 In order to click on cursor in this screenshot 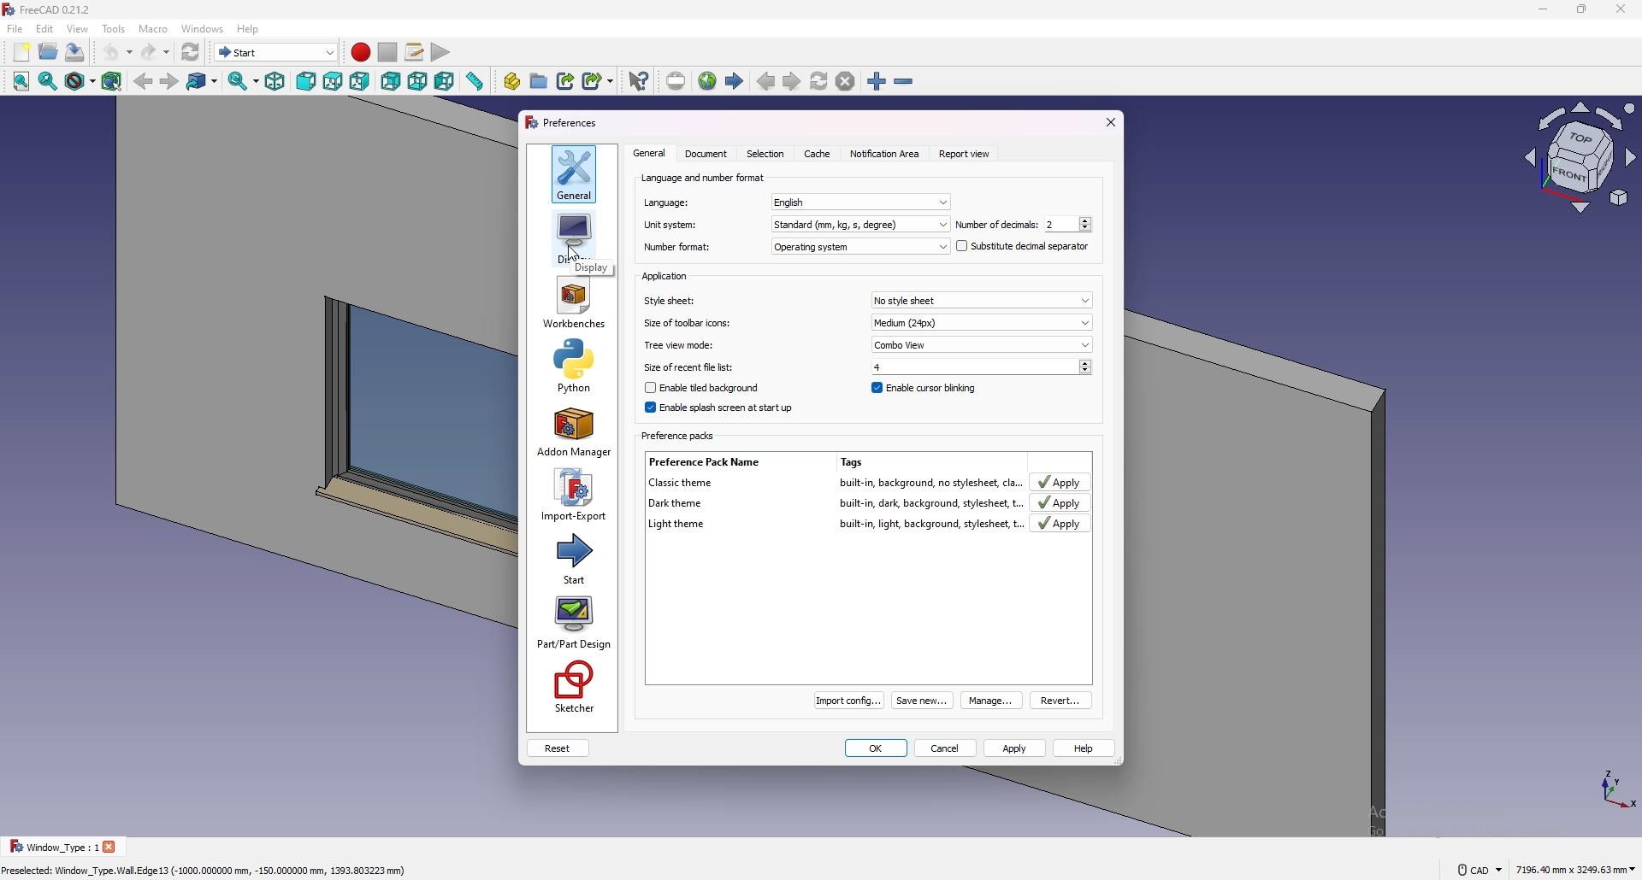, I will do `click(569, 253)`.